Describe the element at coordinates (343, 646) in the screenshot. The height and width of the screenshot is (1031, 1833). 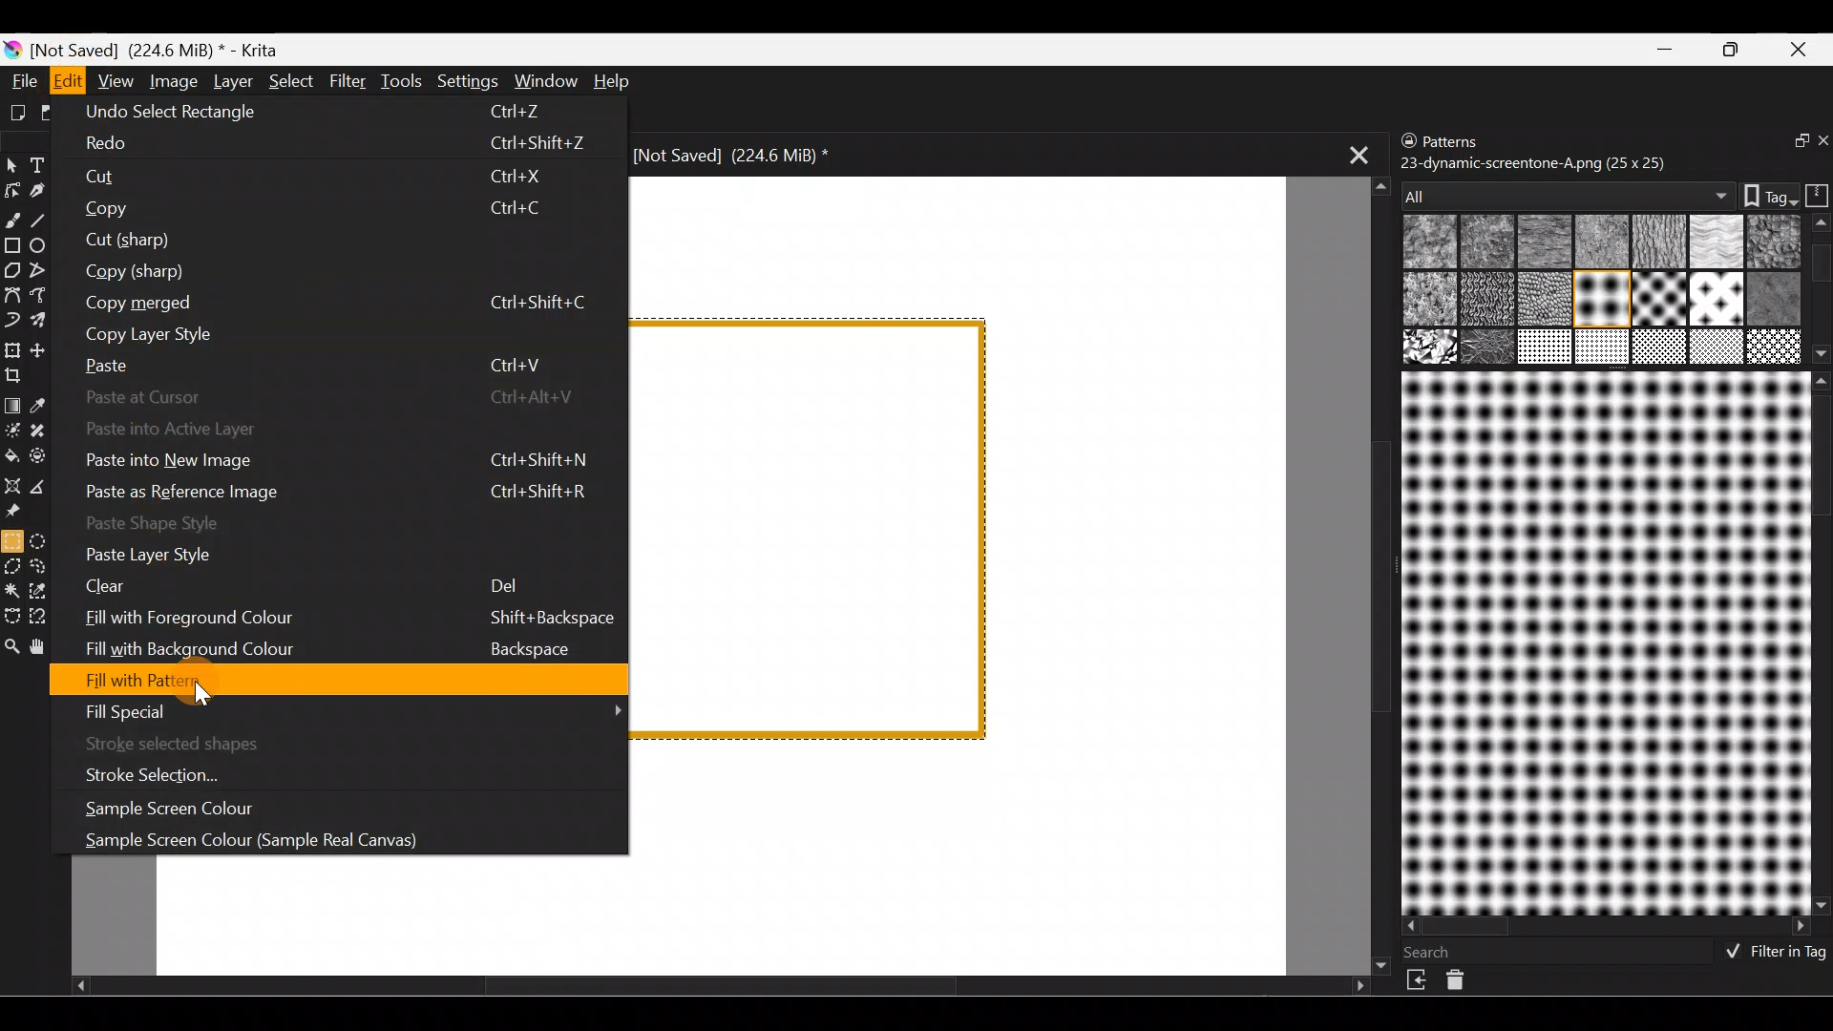
I see `Fill with background colour` at that location.